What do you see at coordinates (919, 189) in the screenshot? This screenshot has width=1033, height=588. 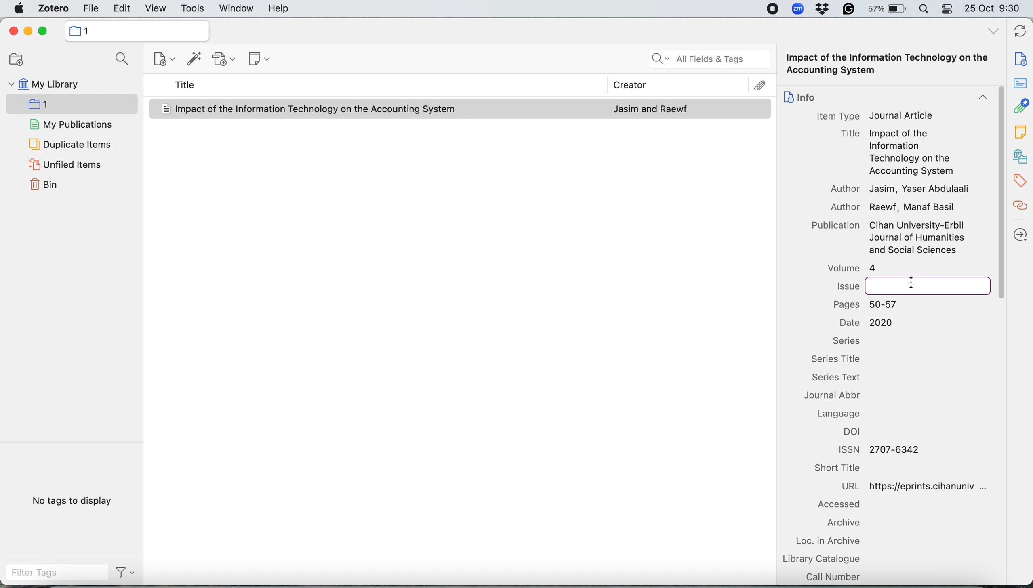 I see `Jasim, Yaser Abdulaall` at bounding box center [919, 189].